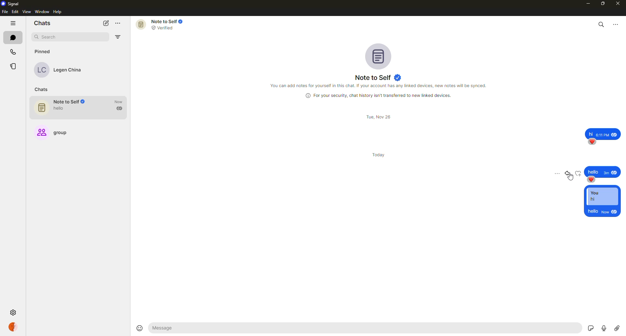 Image resolution: width=626 pixels, height=336 pixels. What do you see at coordinates (42, 12) in the screenshot?
I see `window` at bounding box center [42, 12].